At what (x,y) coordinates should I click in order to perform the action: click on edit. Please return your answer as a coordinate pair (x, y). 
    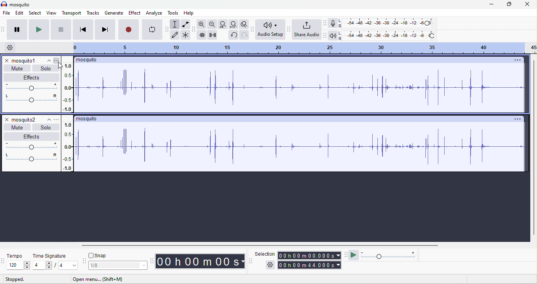
    Looking at the image, I should click on (19, 13).